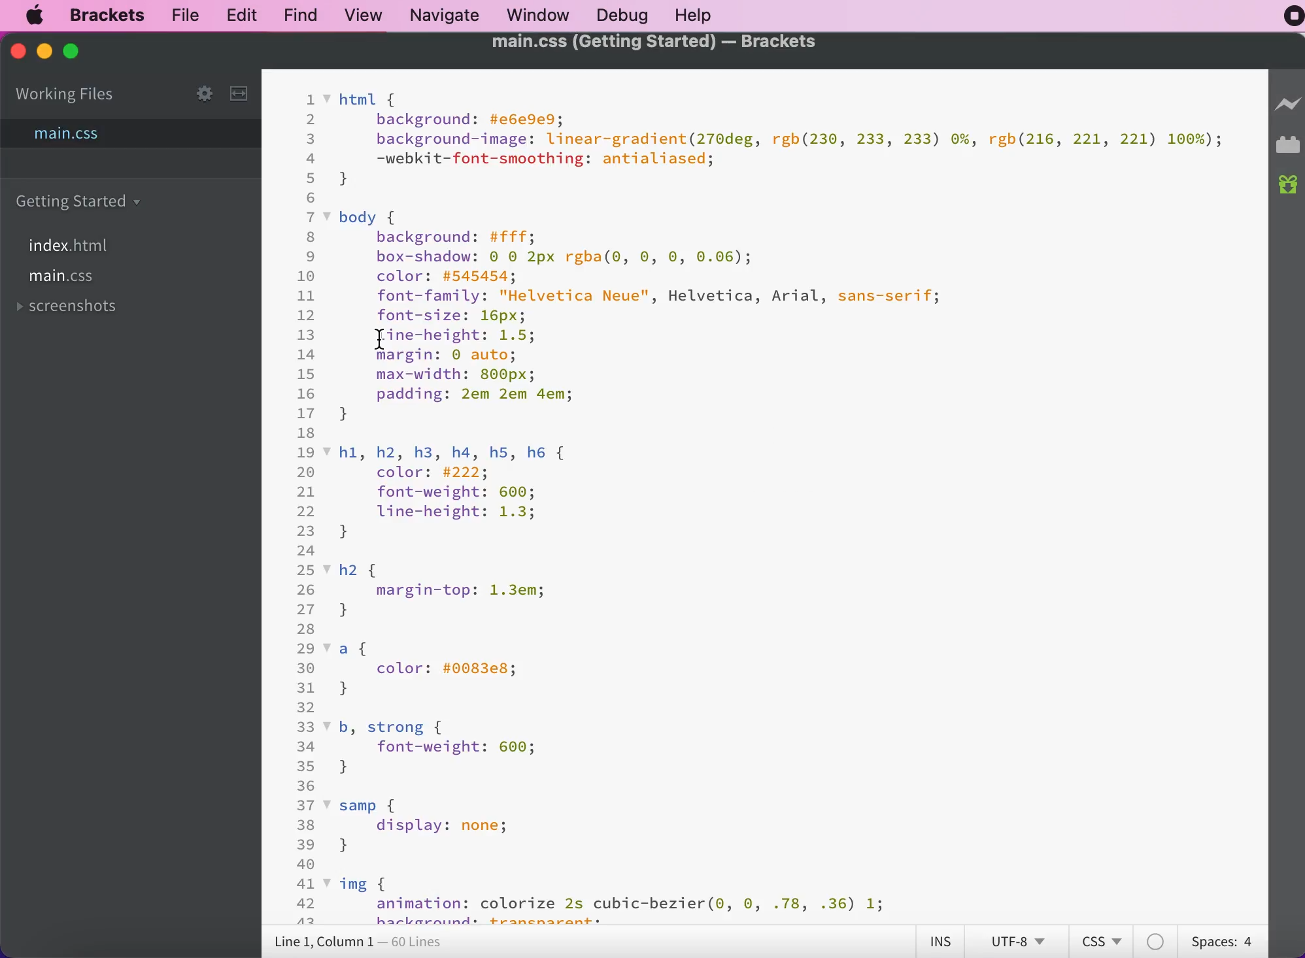 The width and height of the screenshot is (1305, 958). What do you see at coordinates (328, 725) in the screenshot?
I see `code fold` at bounding box center [328, 725].